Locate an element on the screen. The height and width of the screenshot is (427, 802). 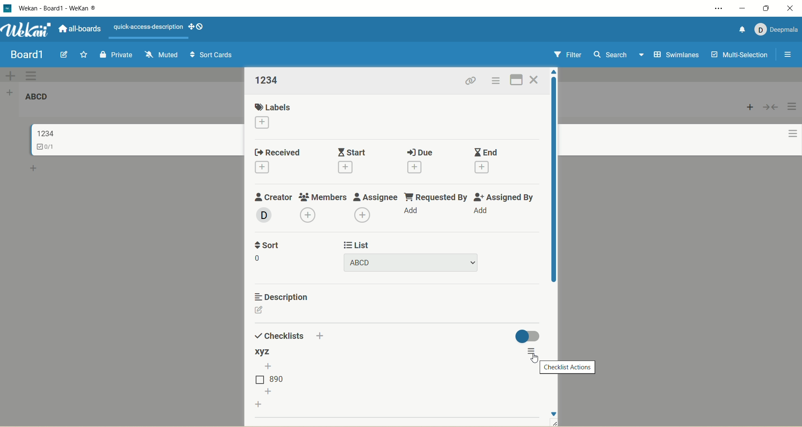
account is located at coordinates (777, 30).